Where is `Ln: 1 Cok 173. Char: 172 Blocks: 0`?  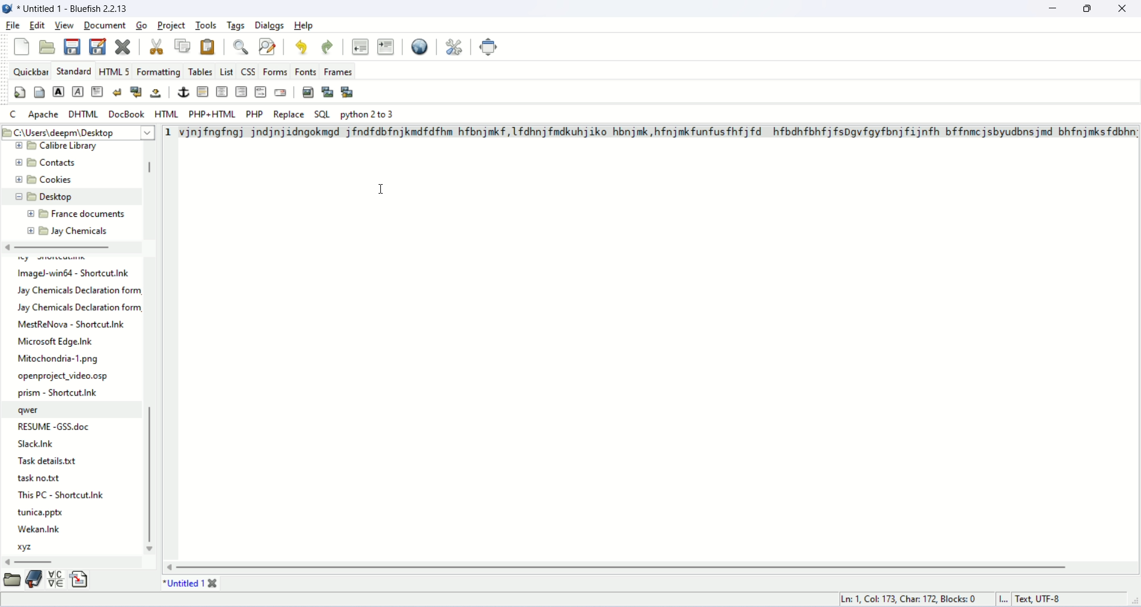 Ln: 1 Cok 173. Char: 172 Blocks: 0 is located at coordinates (907, 599).